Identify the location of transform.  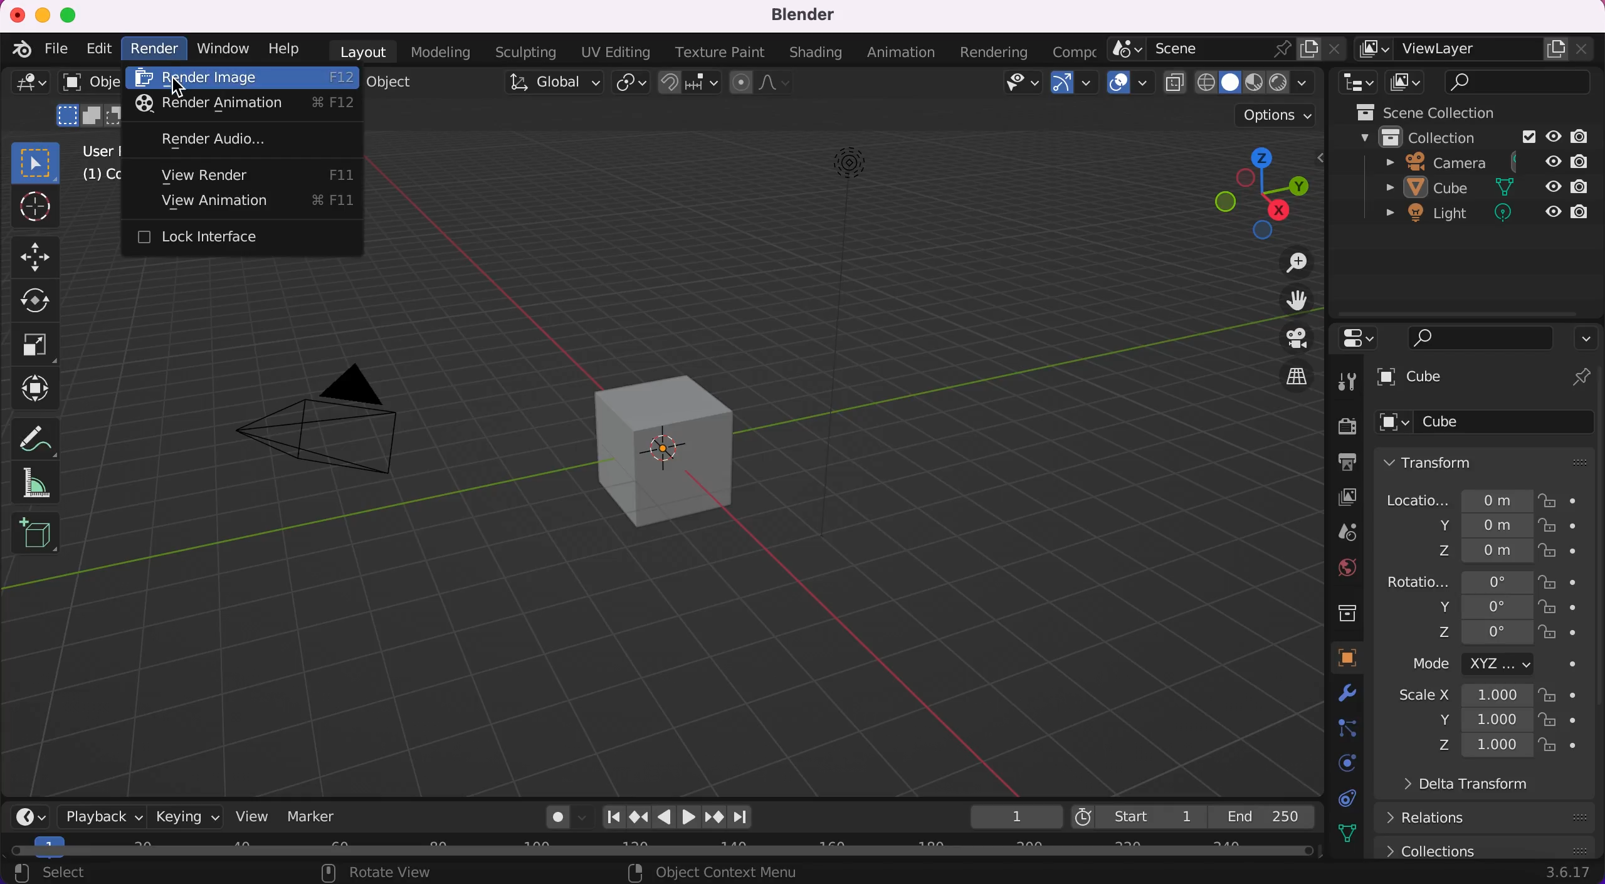
(1488, 463).